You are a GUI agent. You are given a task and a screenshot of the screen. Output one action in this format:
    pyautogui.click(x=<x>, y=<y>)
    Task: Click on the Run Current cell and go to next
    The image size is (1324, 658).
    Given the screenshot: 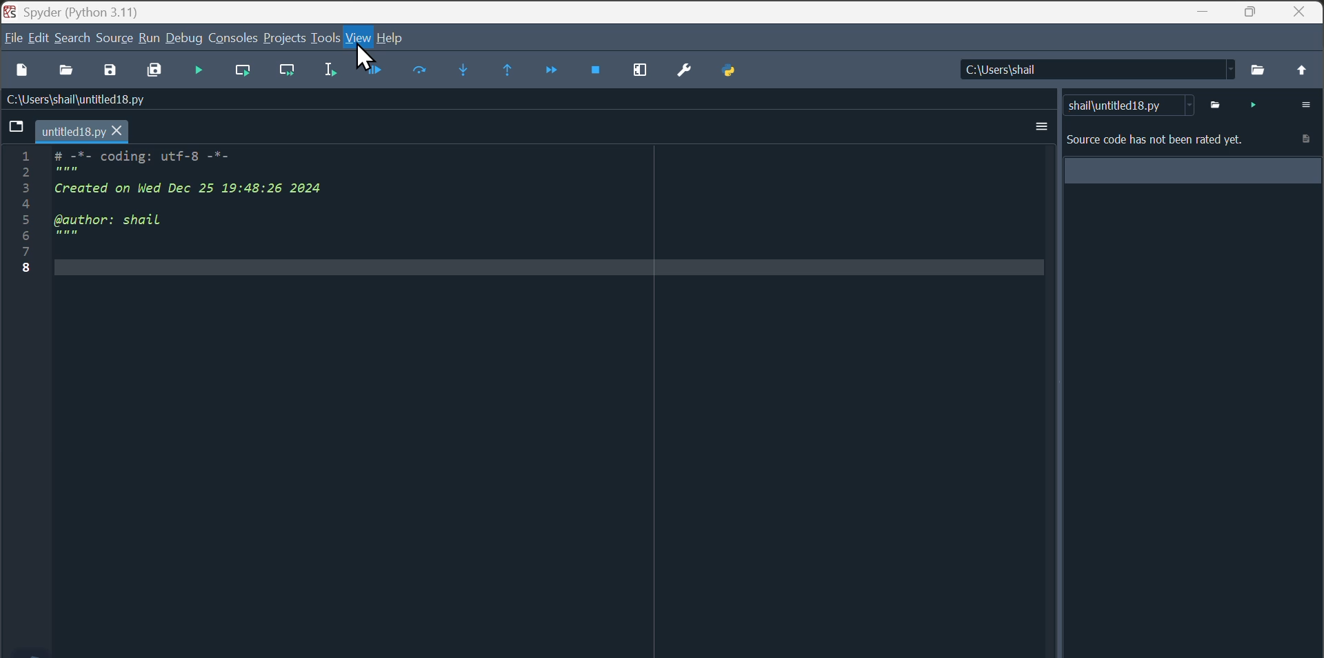 What is the action you would take?
    pyautogui.click(x=293, y=72)
    